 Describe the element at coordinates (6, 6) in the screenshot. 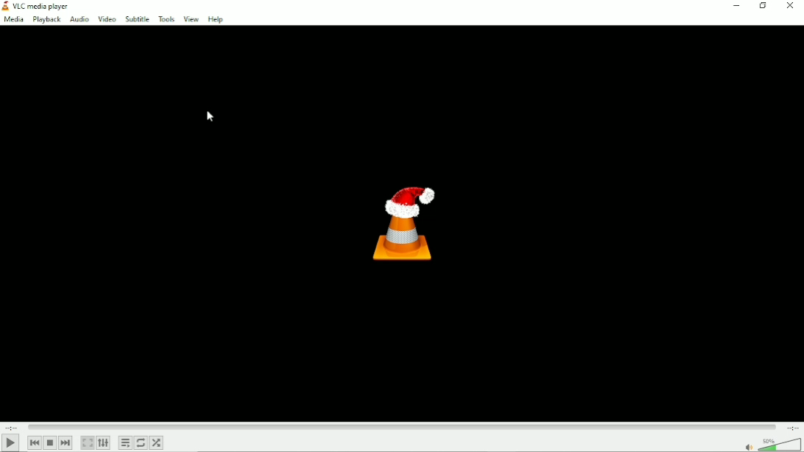

I see `vlc logo` at that location.